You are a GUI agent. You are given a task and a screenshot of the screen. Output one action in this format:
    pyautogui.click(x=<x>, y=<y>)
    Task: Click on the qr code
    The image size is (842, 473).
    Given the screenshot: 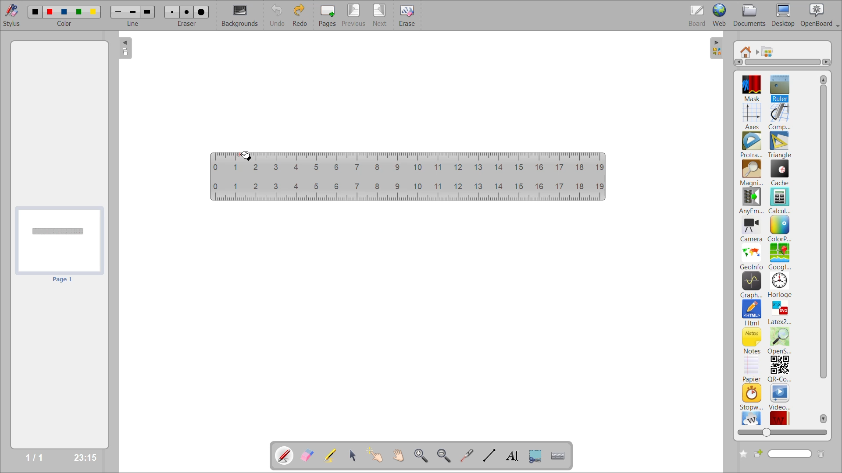 What is the action you would take?
    pyautogui.click(x=780, y=369)
    